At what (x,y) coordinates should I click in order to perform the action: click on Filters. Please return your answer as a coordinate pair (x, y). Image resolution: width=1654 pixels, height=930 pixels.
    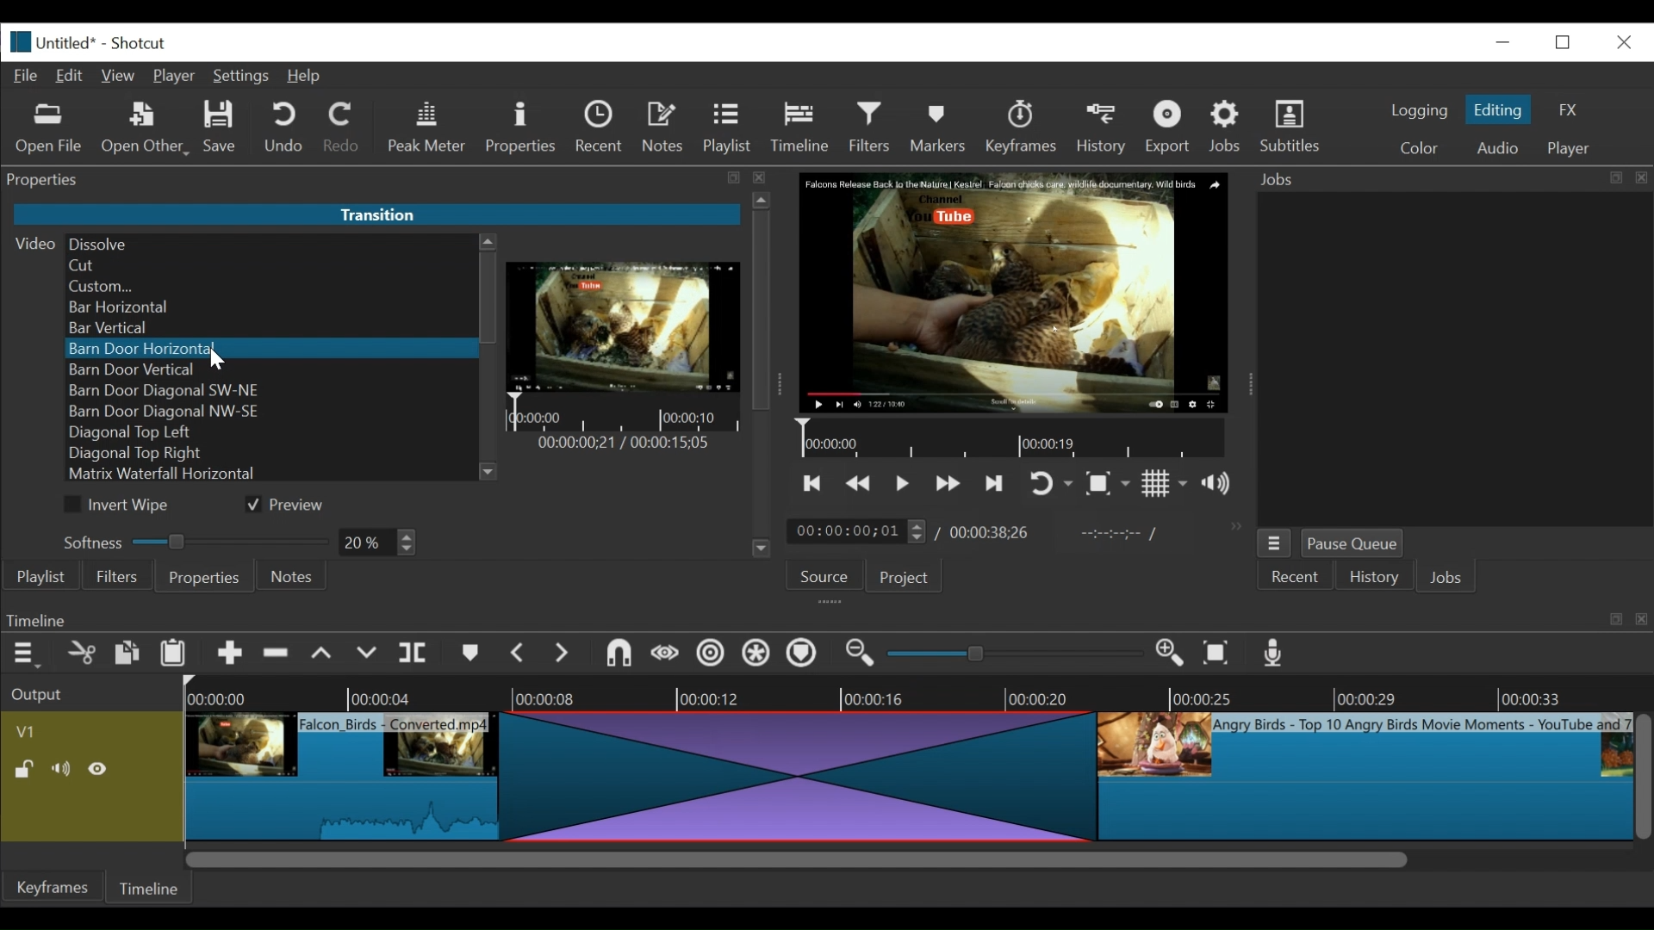
    Looking at the image, I should click on (118, 577).